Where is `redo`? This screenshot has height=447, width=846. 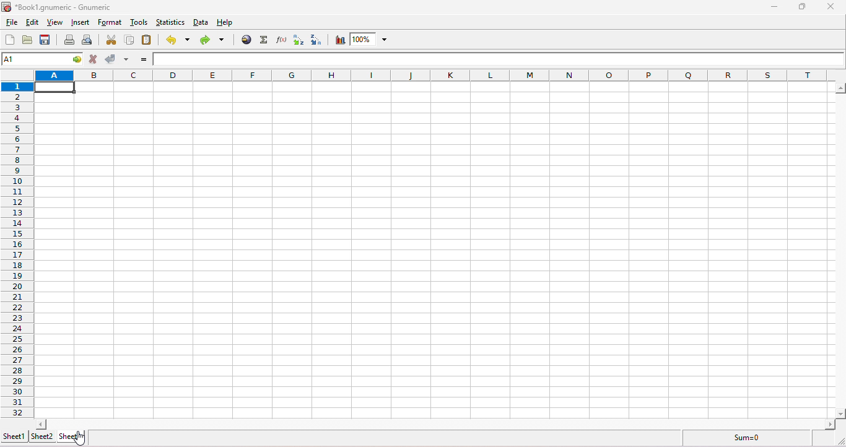
redo is located at coordinates (212, 38).